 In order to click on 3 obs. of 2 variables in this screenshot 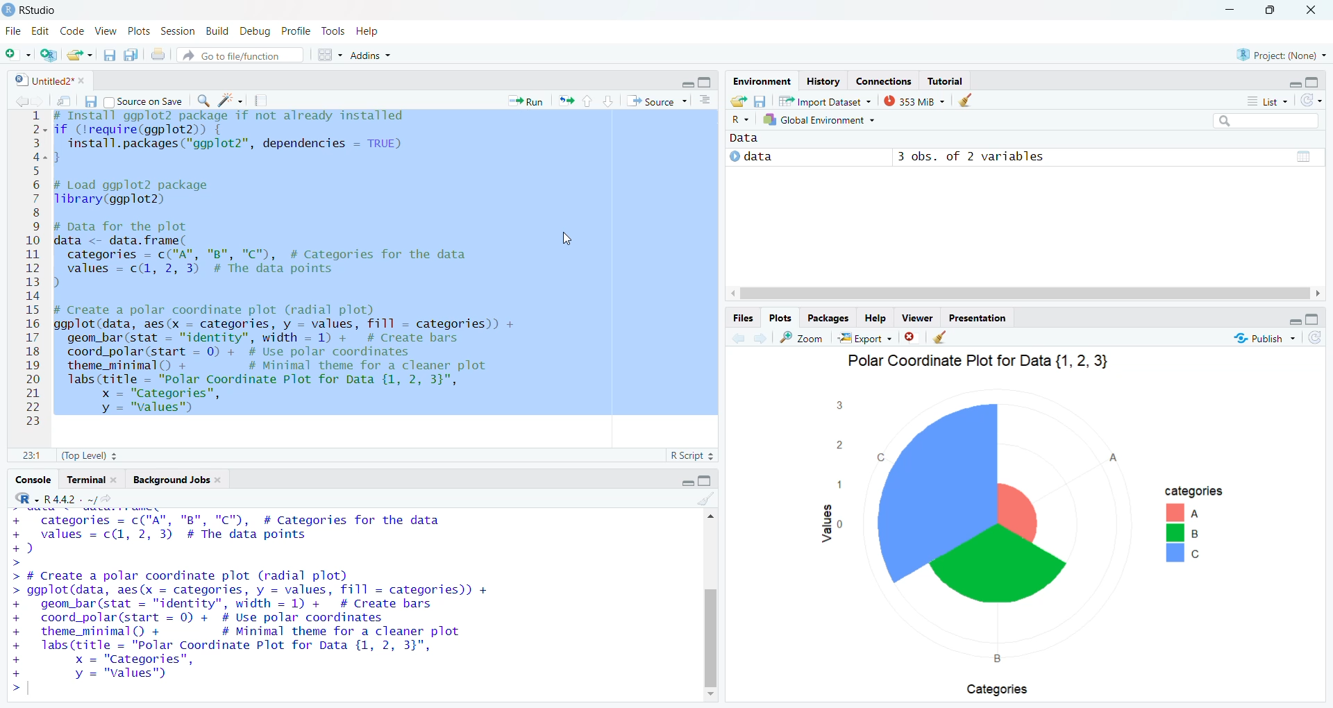, I will do `click(972, 158)`.